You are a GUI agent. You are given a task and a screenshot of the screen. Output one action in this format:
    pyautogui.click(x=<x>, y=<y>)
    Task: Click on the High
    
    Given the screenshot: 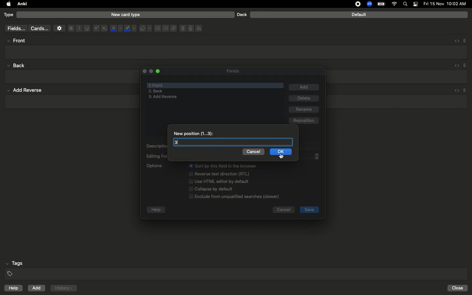 What is the action you would take?
    pyautogui.click(x=18, y=41)
    